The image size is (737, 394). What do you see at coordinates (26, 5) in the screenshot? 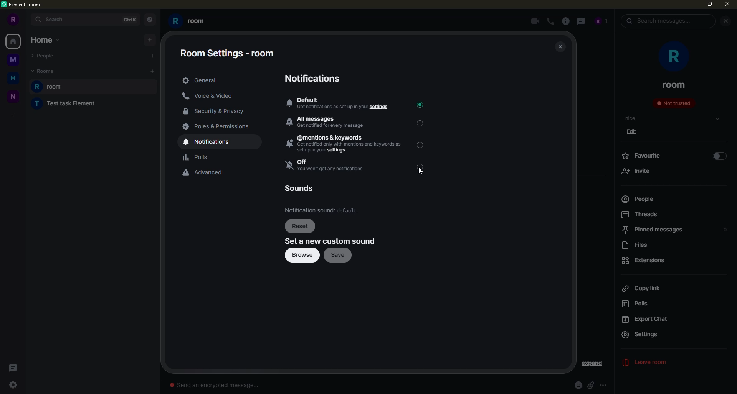
I see `element|room` at bounding box center [26, 5].